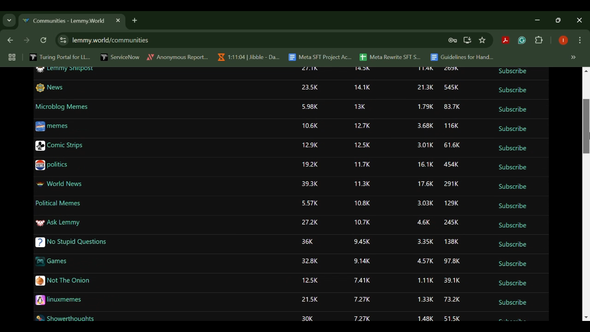 The width and height of the screenshot is (590, 332). Describe the element at coordinates (580, 20) in the screenshot. I see `Close Window` at that location.